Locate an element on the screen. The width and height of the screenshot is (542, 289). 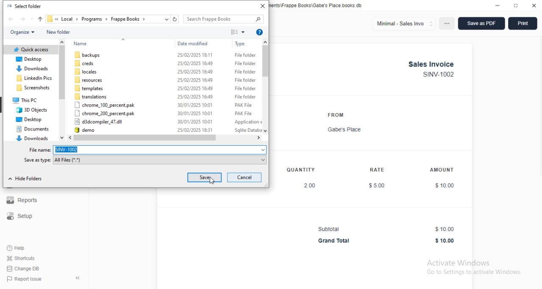
scroll bar is located at coordinates (147, 138).